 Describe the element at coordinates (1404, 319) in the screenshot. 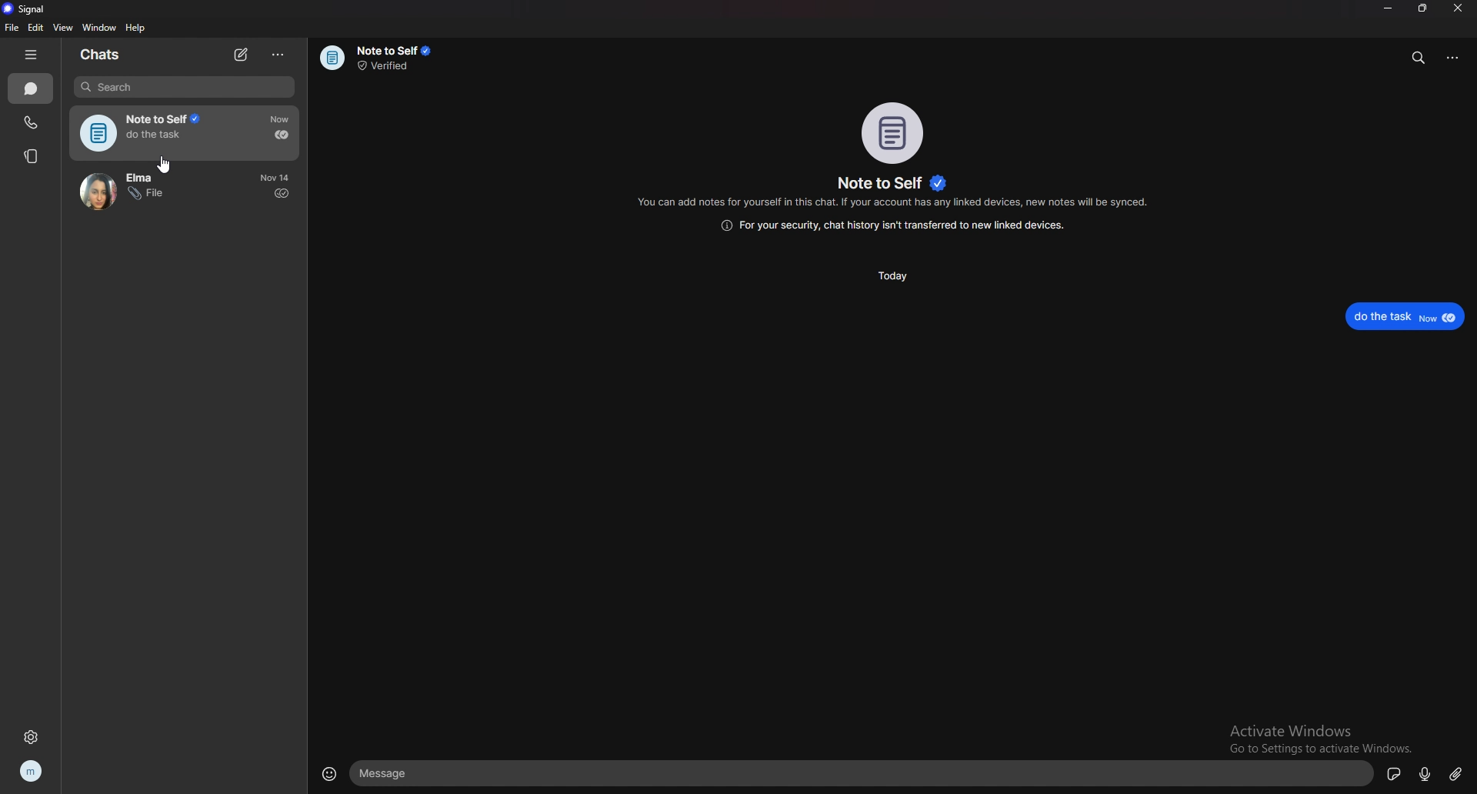

I see `delivered text` at that location.